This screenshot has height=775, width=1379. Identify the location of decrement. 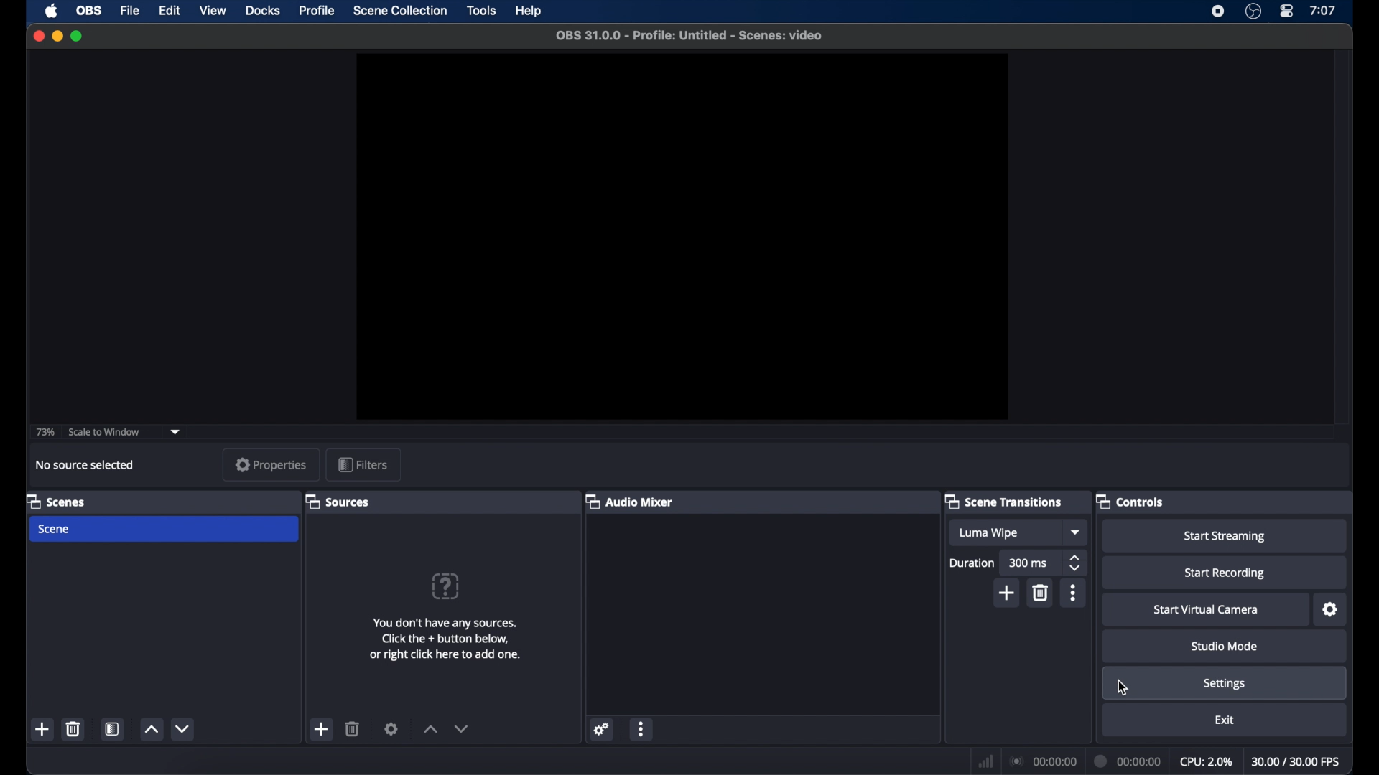
(182, 728).